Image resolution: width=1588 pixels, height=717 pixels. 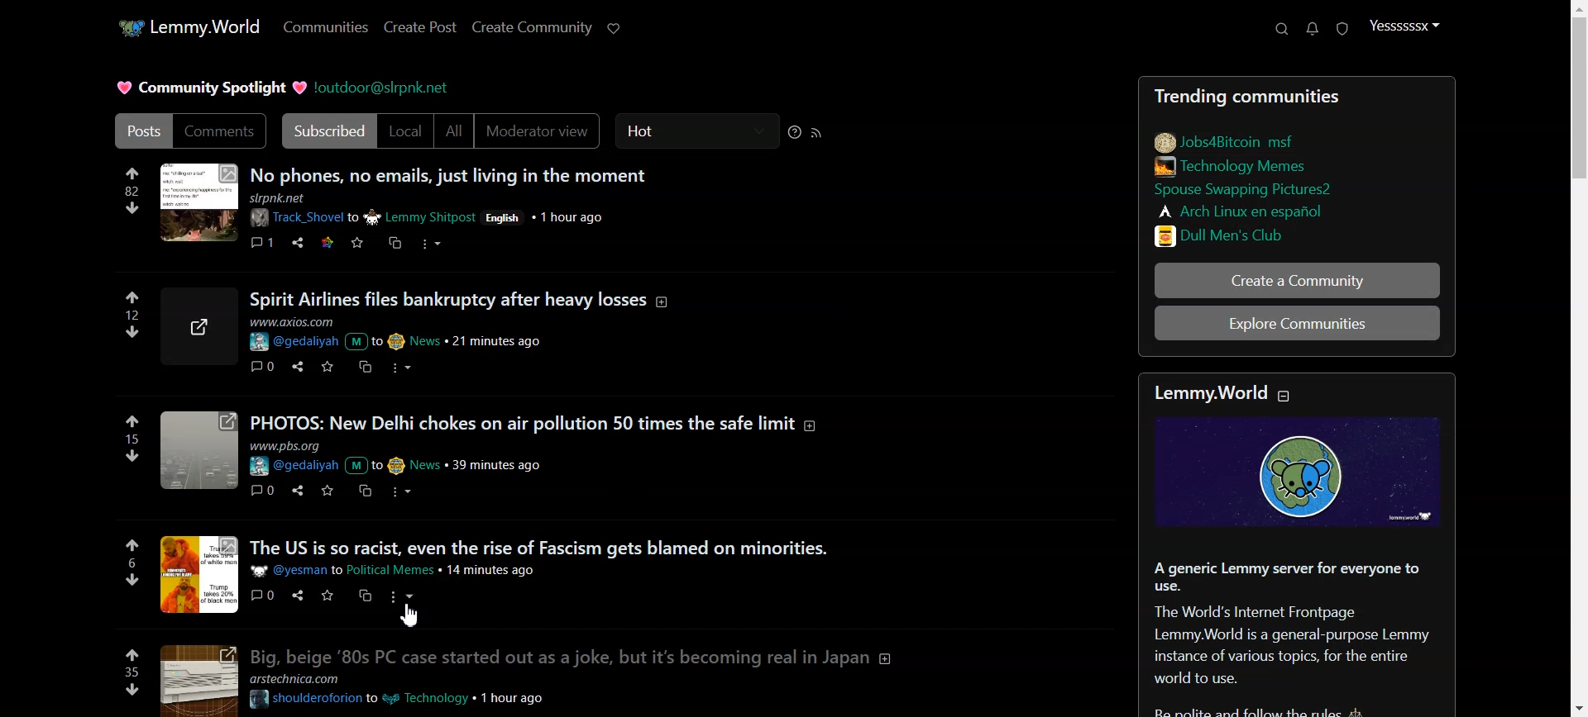 I want to click on link, so click(x=1266, y=234).